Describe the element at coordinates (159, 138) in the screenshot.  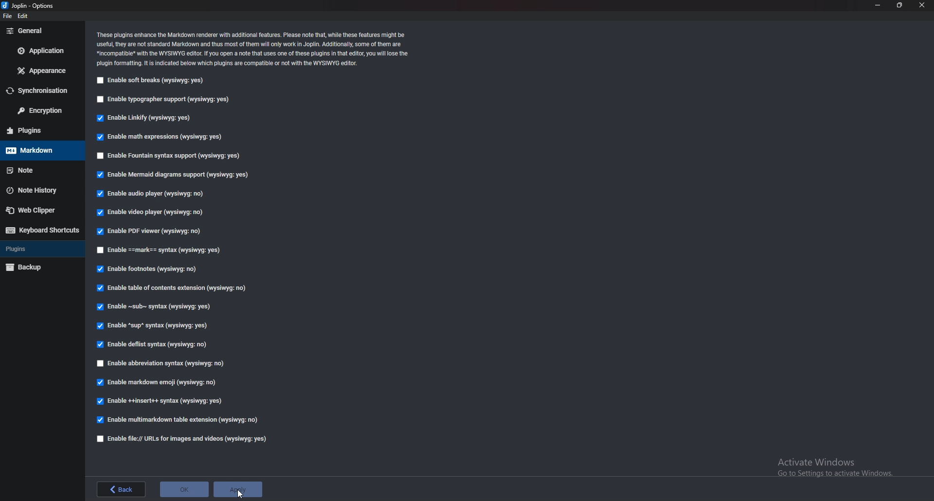
I see `Enable math expressions` at that location.